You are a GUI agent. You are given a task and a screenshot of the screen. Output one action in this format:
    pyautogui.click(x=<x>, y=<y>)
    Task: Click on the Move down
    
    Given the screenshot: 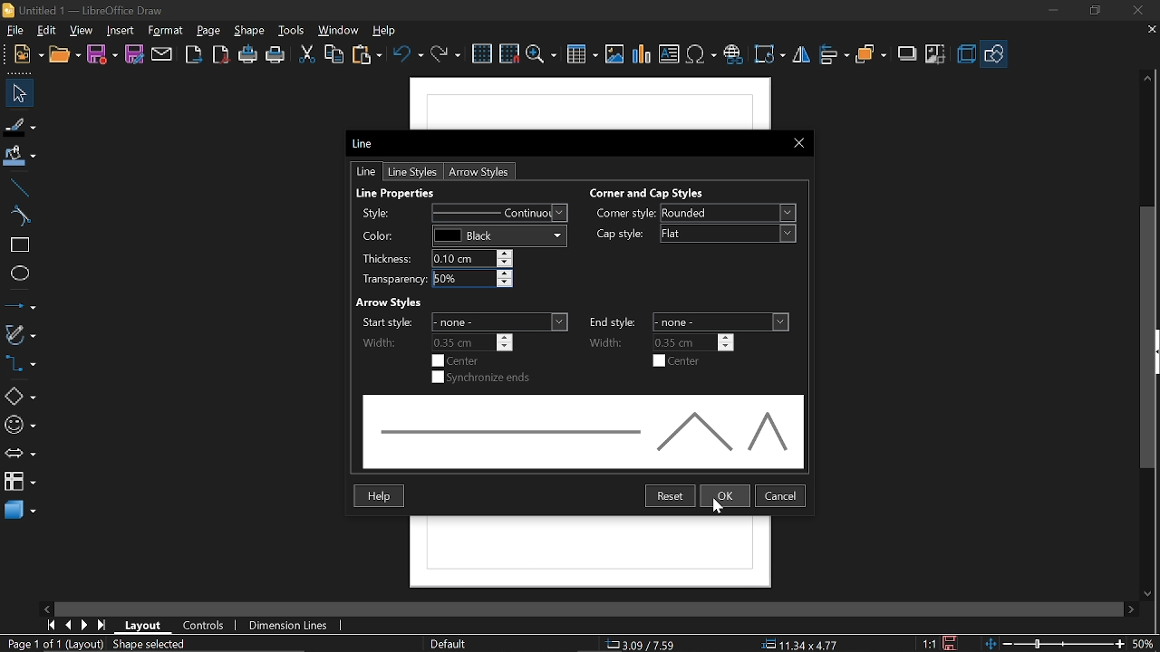 What is the action you would take?
    pyautogui.click(x=1148, y=590)
    